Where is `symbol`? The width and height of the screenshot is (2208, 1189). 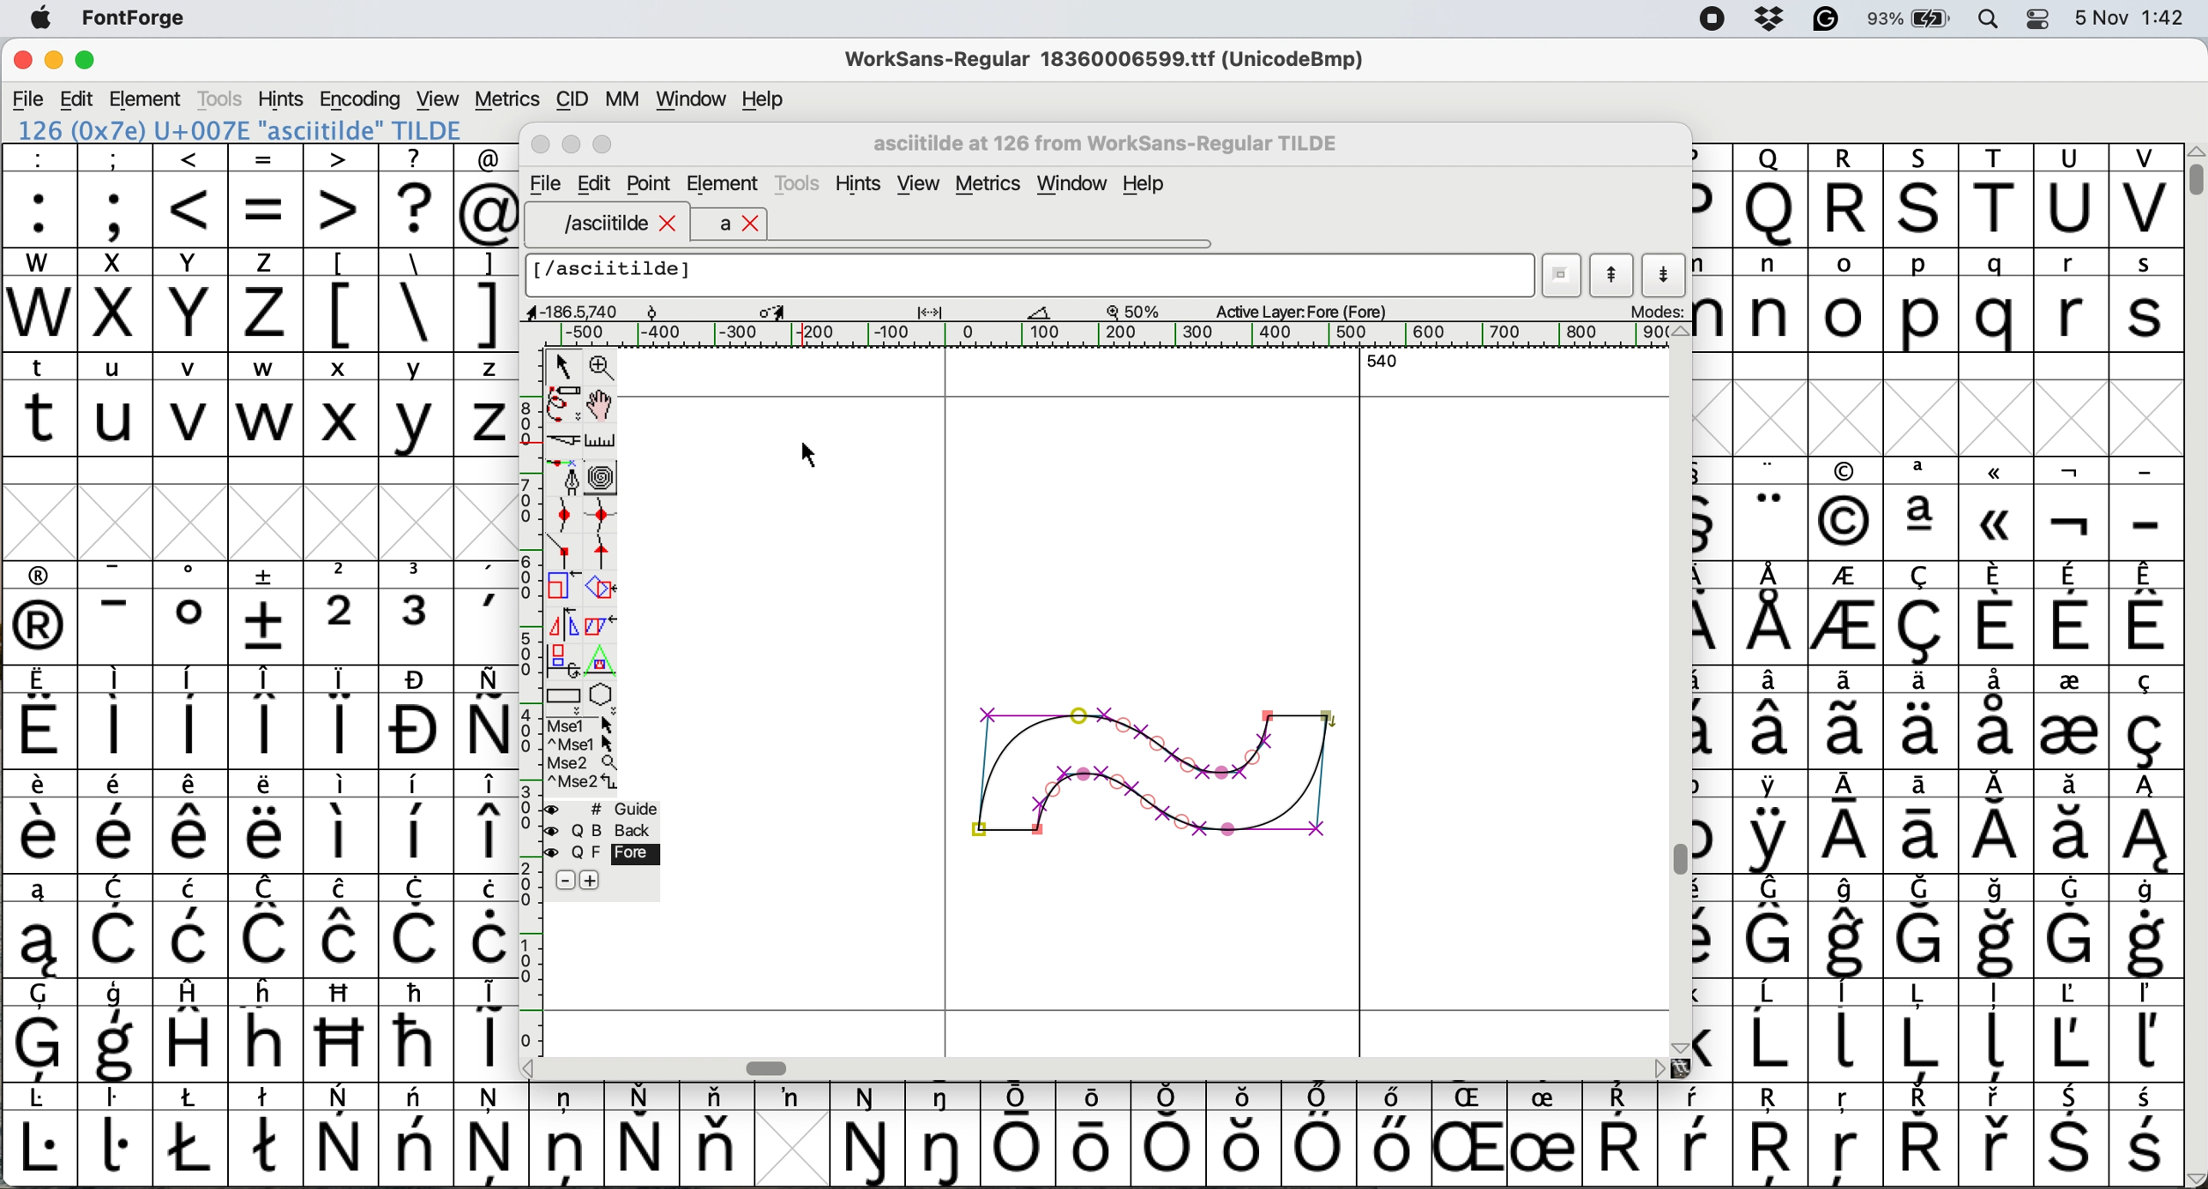 symbol is located at coordinates (1772, 926).